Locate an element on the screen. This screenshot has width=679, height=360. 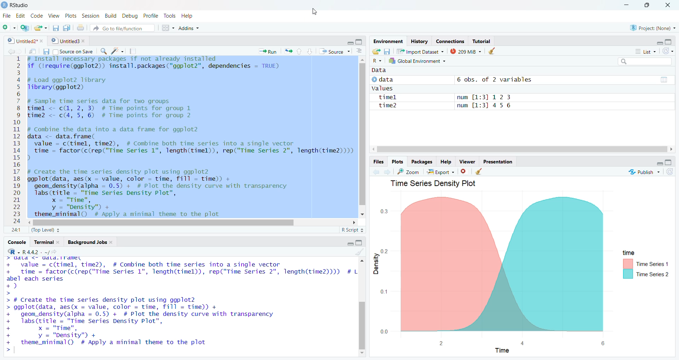
Show in new window is located at coordinates (32, 53).